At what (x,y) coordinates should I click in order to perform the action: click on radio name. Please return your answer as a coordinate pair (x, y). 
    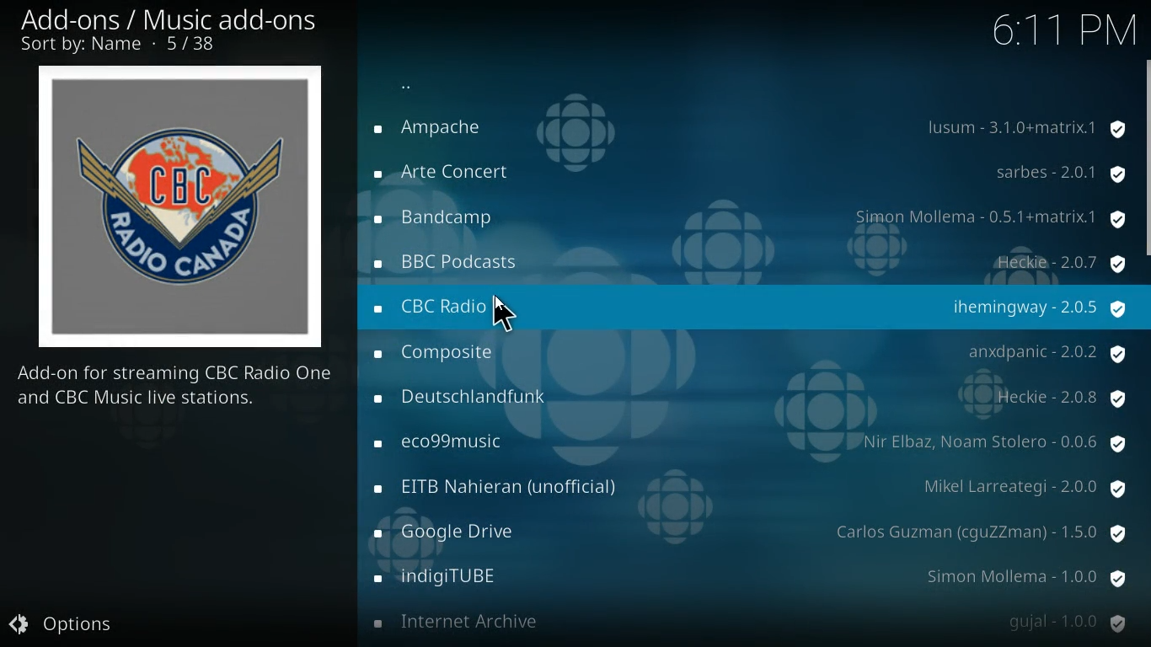
    Looking at the image, I should click on (473, 396).